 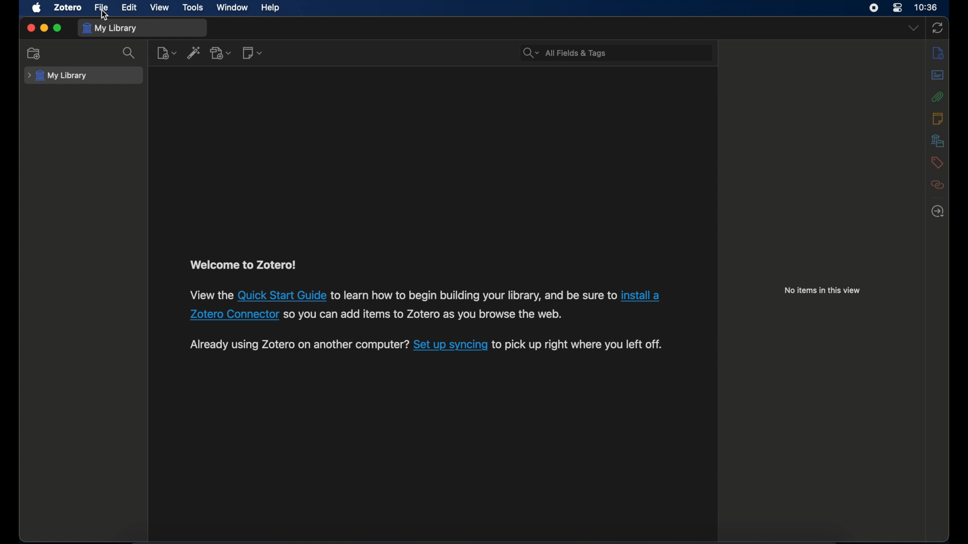 What do you see at coordinates (36, 8) in the screenshot?
I see `apple` at bounding box center [36, 8].